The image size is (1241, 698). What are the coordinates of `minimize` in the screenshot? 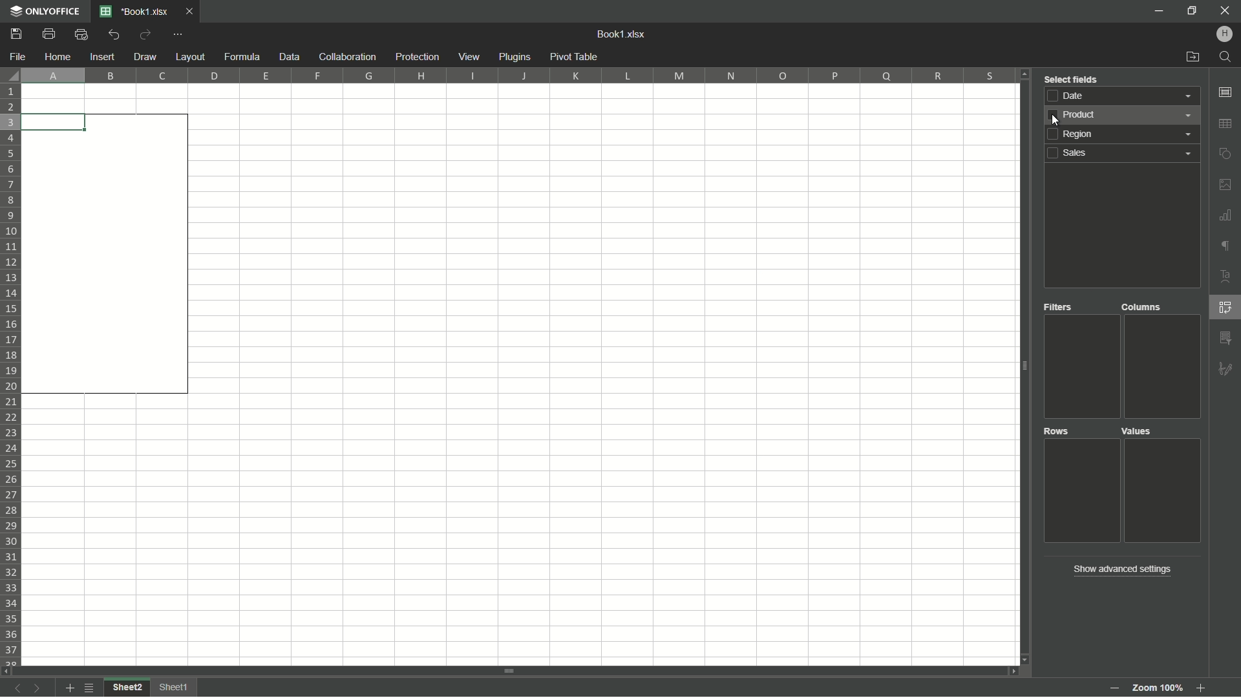 It's located at (1158, 11).